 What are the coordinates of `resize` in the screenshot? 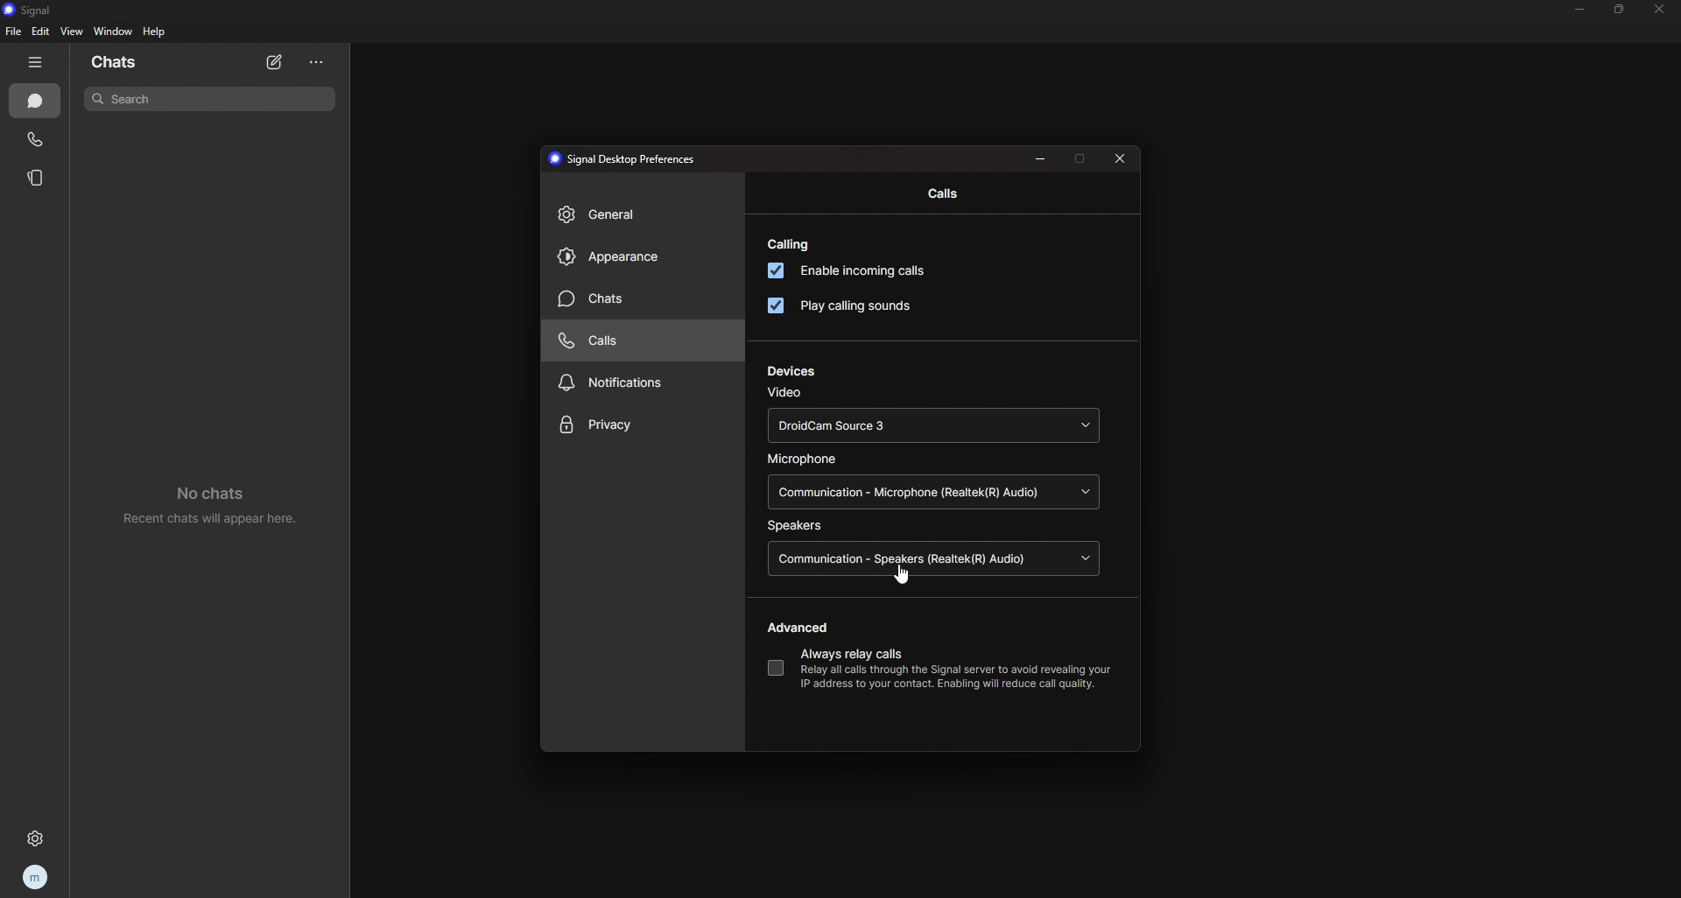 It's located at (1621, 9).